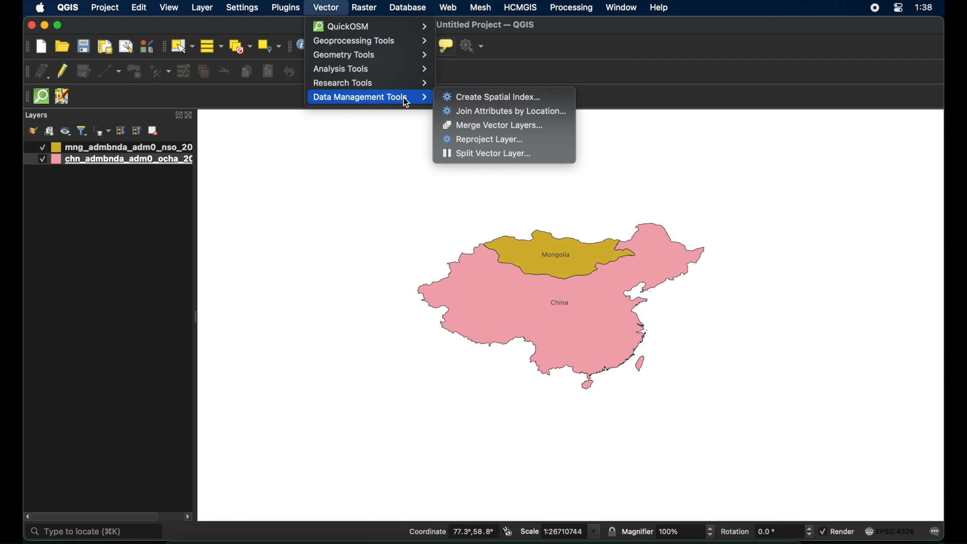 The height and width of the screenshot is (544, 967). What do you see at coordinates (67, 7) in the screenshot?
I see `QGIS` at bounding box center [67, 7].